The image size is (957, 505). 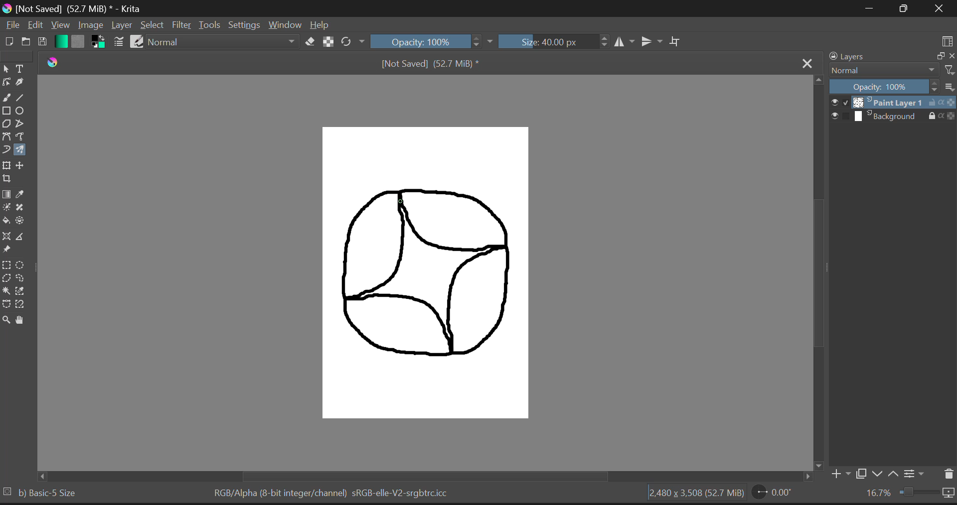 What do you see at coordinates (6, 165) in the screenshot?
I see `Transform Layer` at bounding box center [6, 165].